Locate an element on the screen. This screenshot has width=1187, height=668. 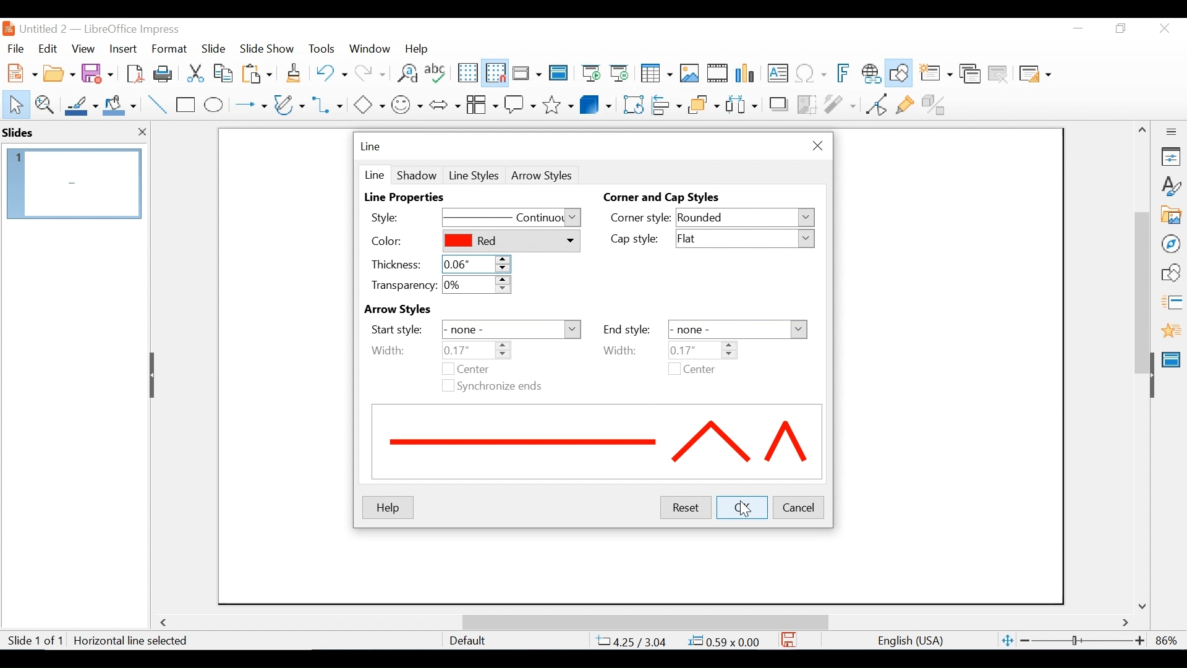
File is located at coordinates (15, 47).